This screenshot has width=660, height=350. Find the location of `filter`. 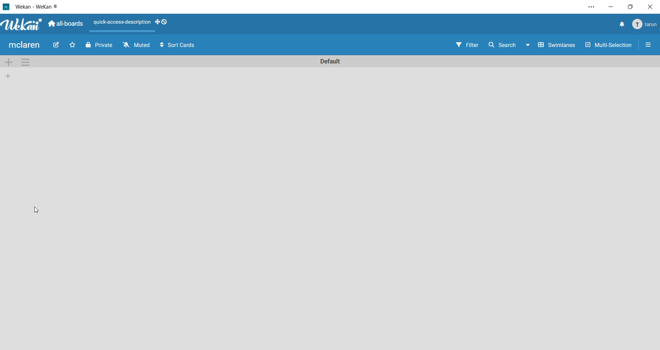

filter is located at coordinates (465, 45).